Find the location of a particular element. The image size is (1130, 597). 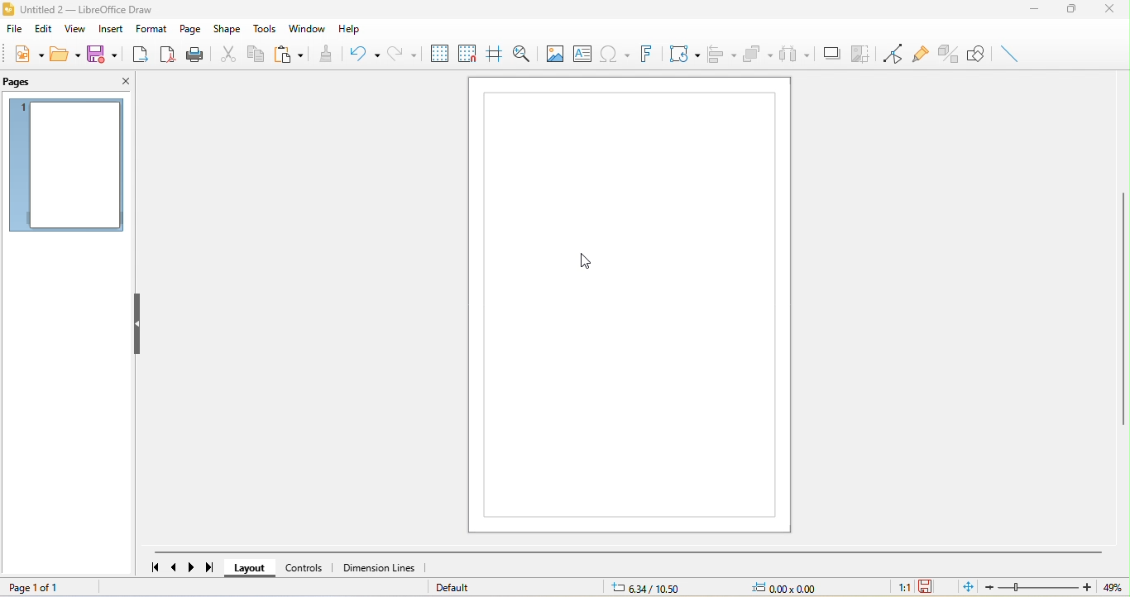

print is located at coordinates (196, 54).